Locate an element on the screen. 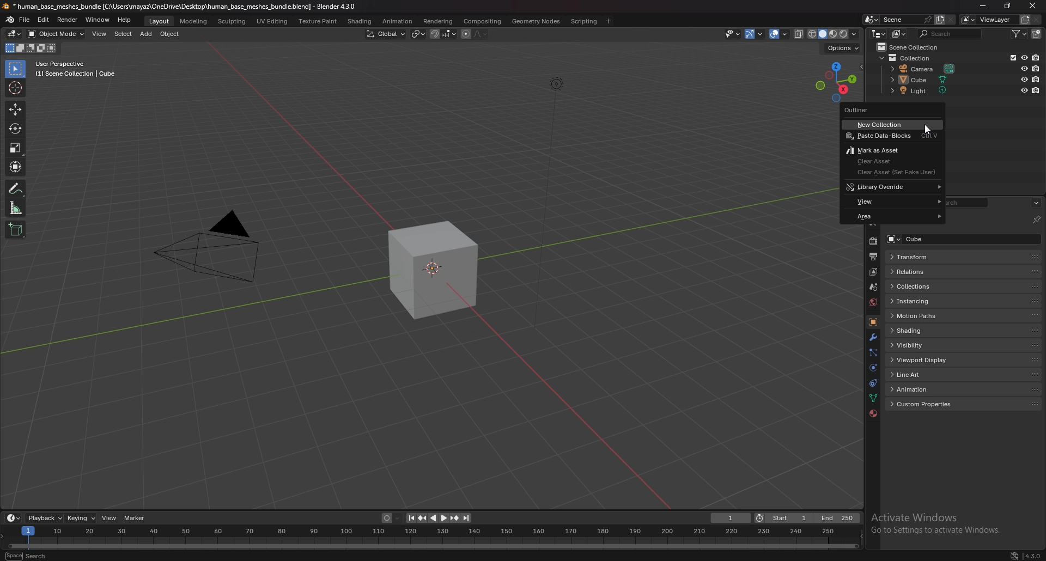 The width and height of the screenshot is (1046, 561). hide in viewport is located at coordinates (1024, 68).